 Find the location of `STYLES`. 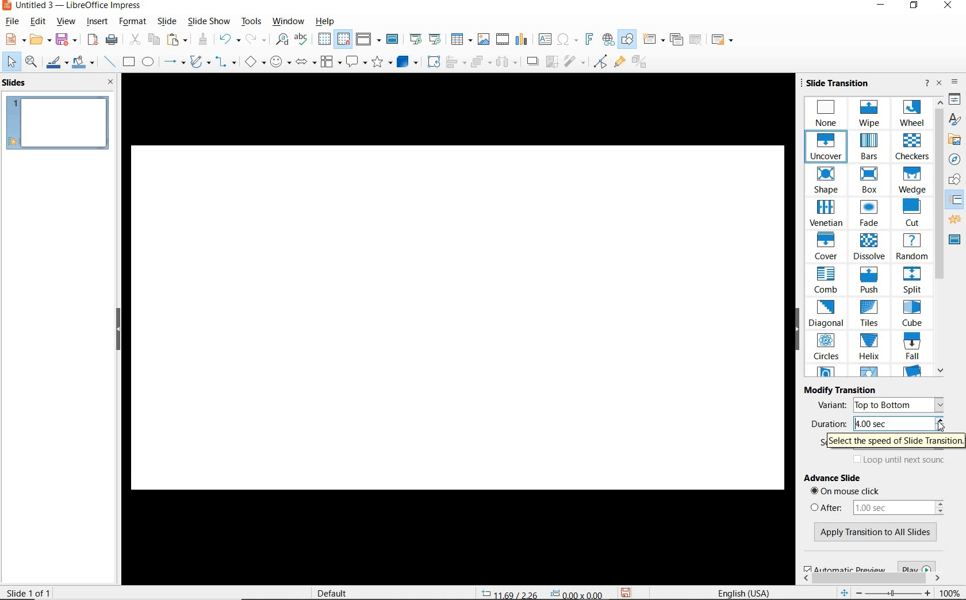

STYLES is located at coordinates (955, 119).